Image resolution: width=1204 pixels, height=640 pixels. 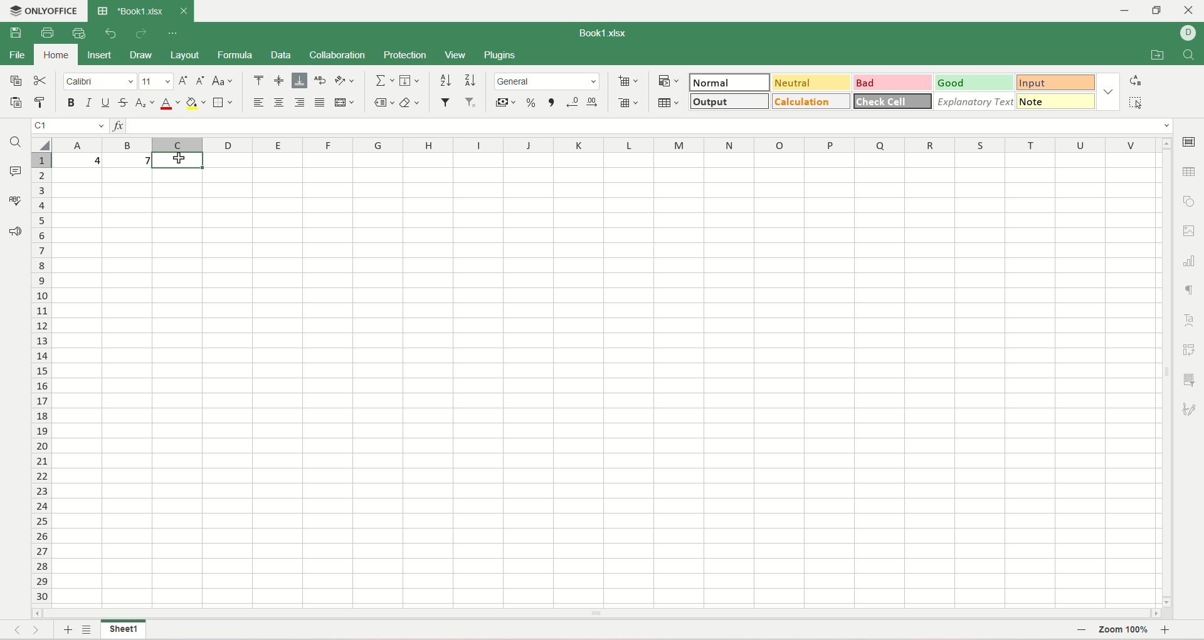 What do you see at coordinates (140, 56) in the screenshot?
I see `draw` at bounding box center [140, 56].